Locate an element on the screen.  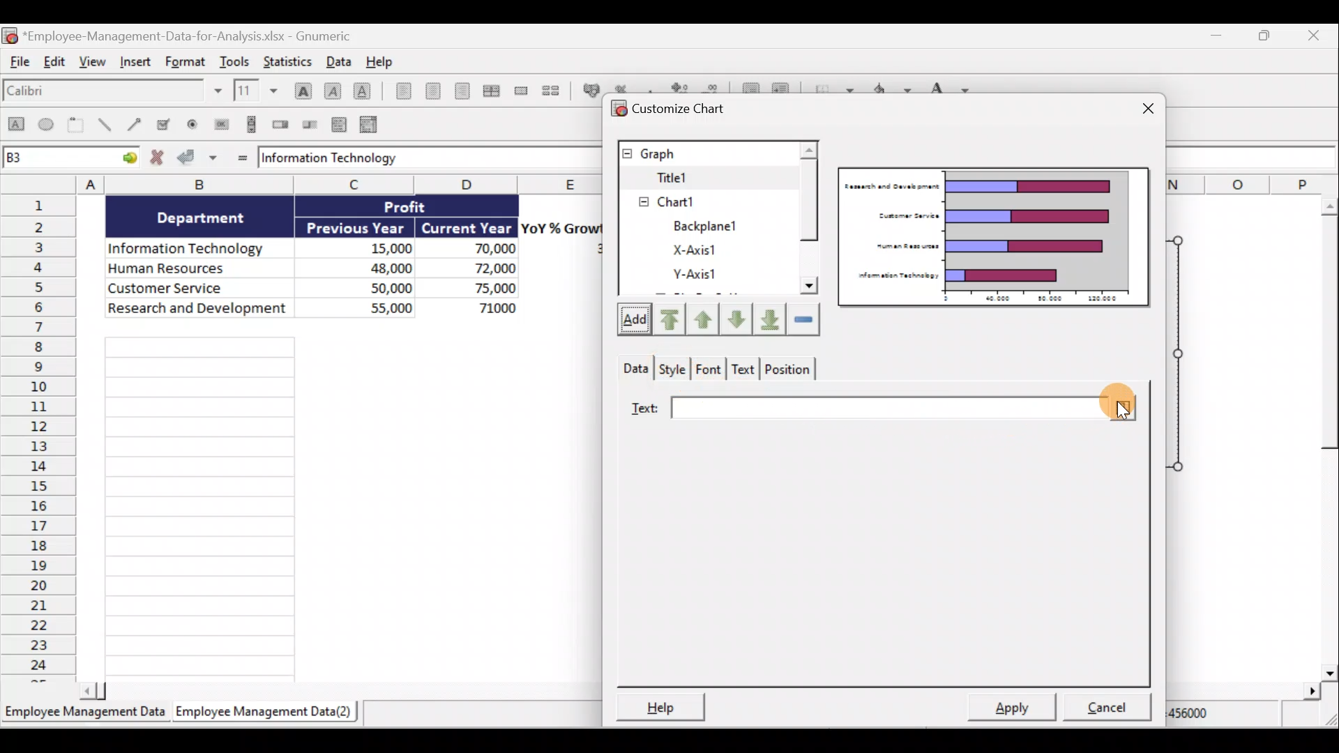
70,000 is located at coordinates (481, 250).